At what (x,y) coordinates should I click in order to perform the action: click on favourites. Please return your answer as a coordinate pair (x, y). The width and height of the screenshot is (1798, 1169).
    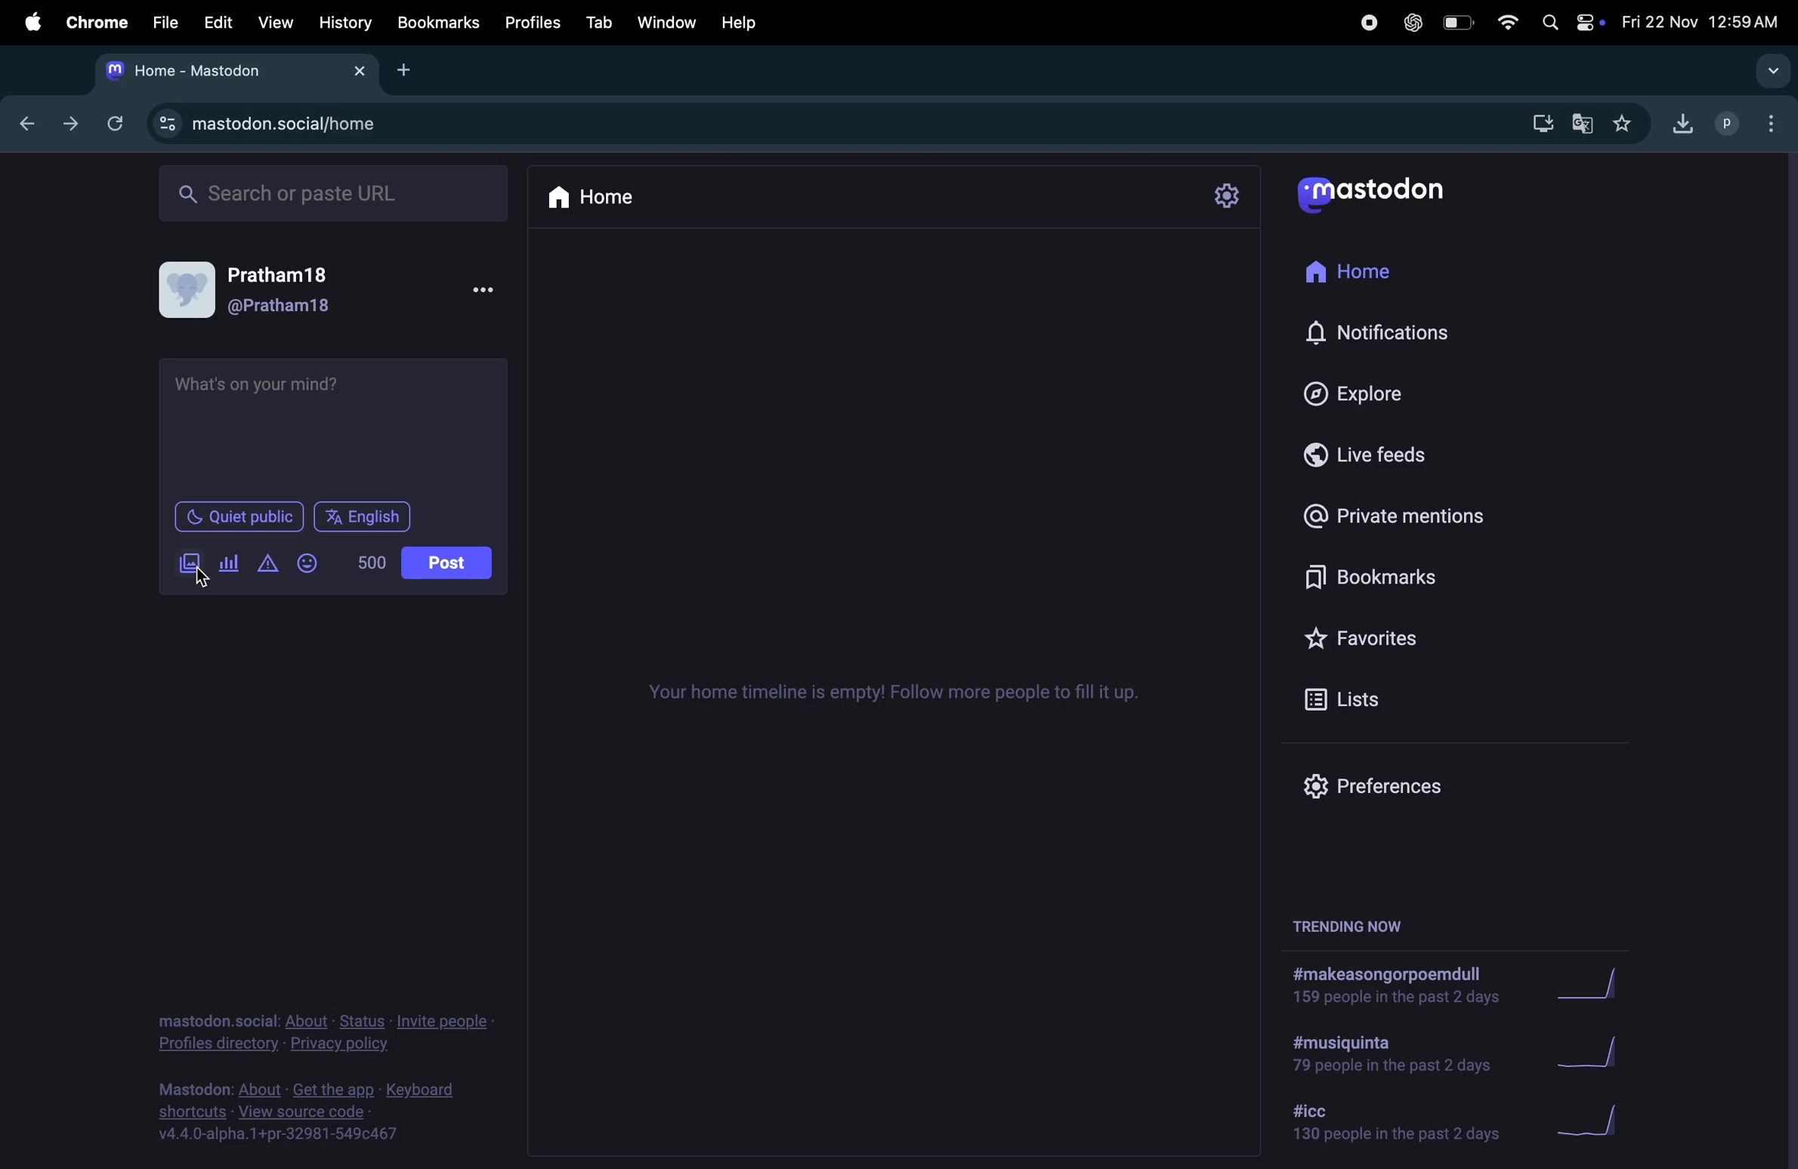
    Looking at the image, I should click on (1407, 635).